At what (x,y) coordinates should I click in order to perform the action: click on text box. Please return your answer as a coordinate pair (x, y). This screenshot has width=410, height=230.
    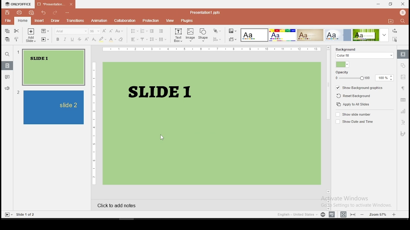
    Looking at the image, I should click on (178, 35).